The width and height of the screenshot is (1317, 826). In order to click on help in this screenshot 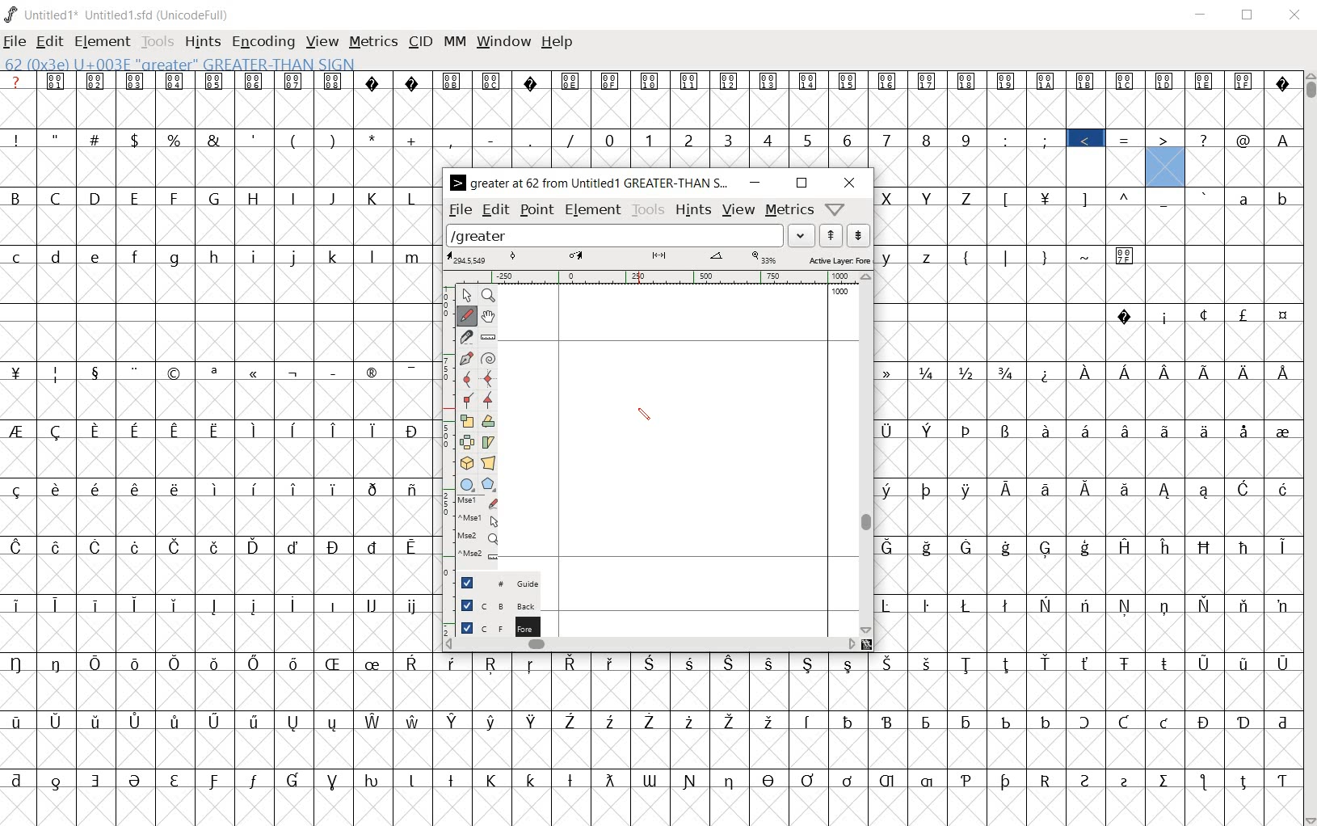, I will do `click(557, 42)`.